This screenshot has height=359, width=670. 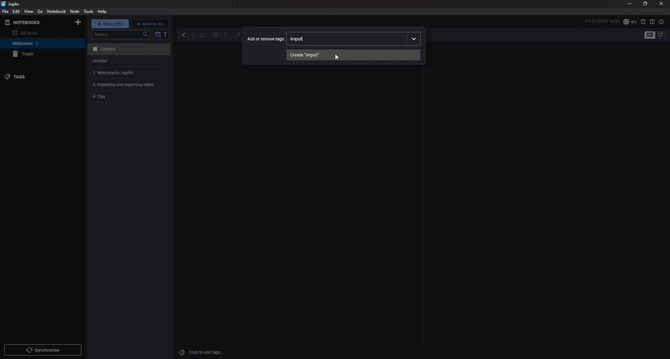 What do you see at coordinates (88, 12) in the screenshot?
I see `tools` at bounding box center [88, 12].